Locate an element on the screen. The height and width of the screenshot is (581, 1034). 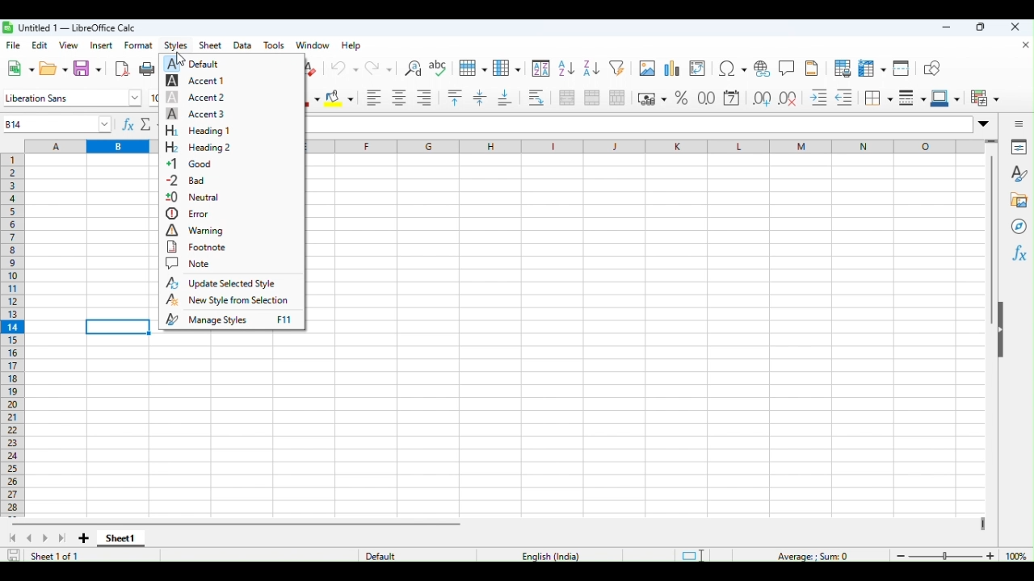
Save library is located at coordinates (87, 68).